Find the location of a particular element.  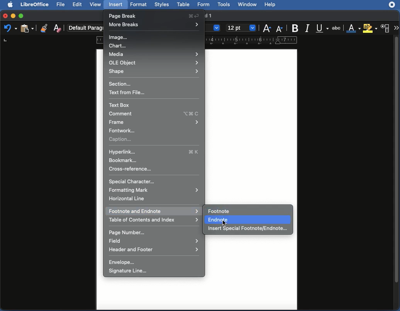

Fontwork is located at coordinates (122, 130).